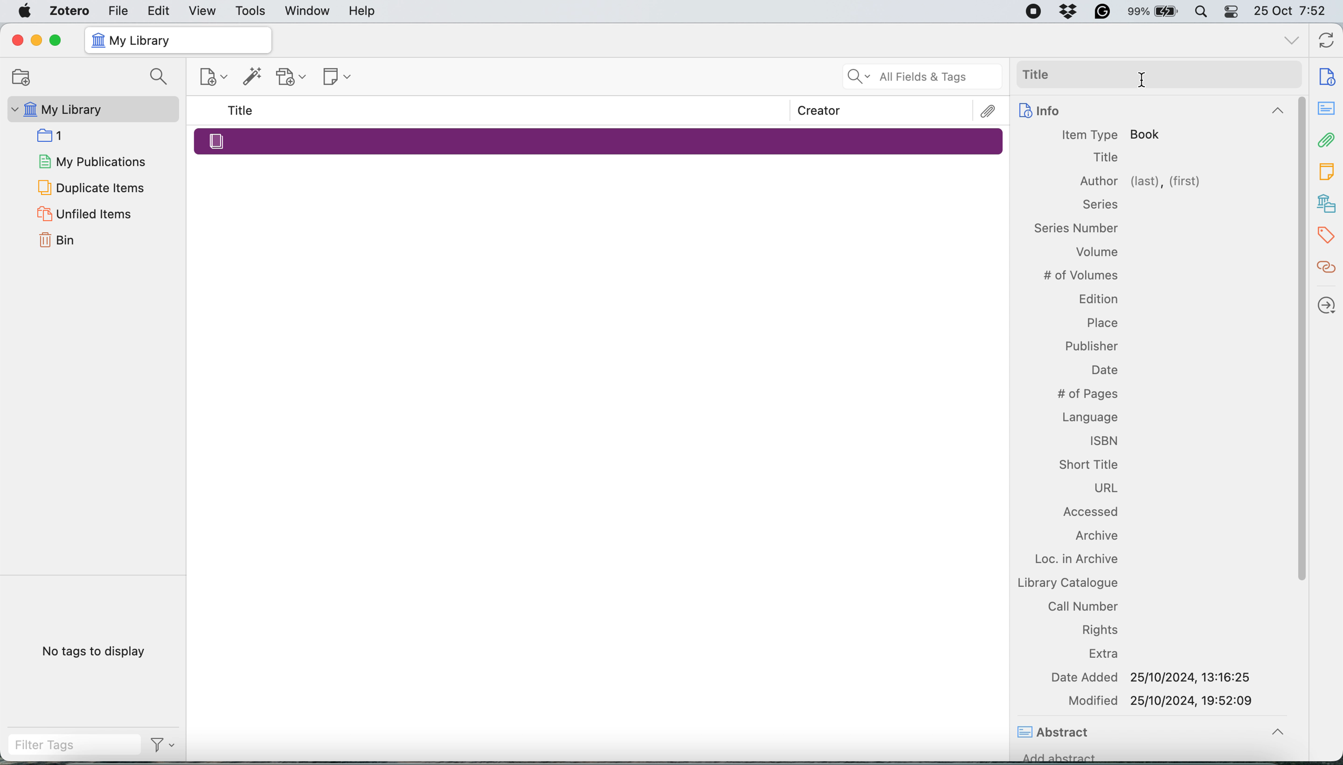 The height and width of the screenshot is (765, 1343). Describe the element at coordinates (97, 654) in the screenshot. I see `No tags to display` at that location.